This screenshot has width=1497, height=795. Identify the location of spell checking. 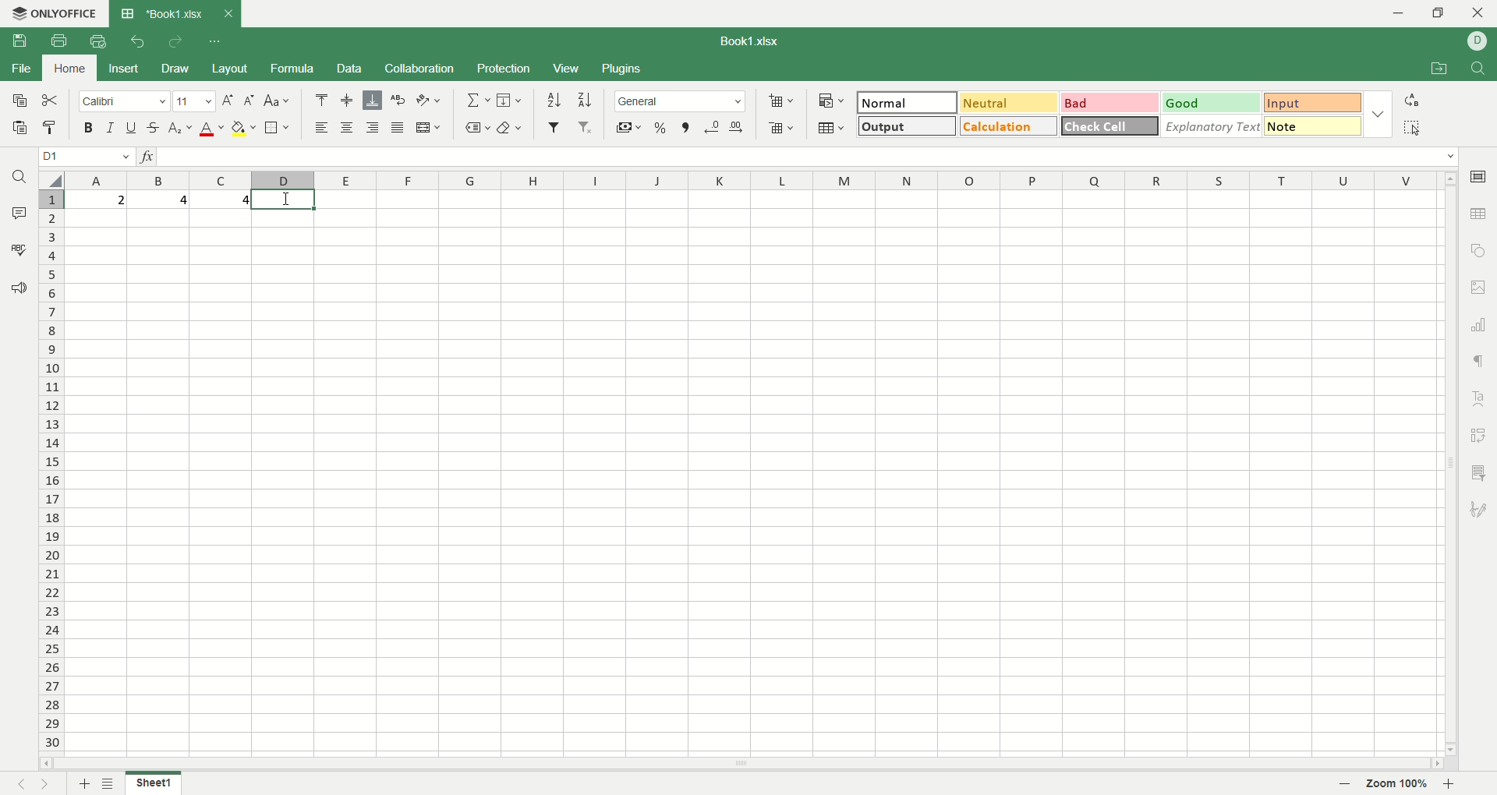
(18, 250).